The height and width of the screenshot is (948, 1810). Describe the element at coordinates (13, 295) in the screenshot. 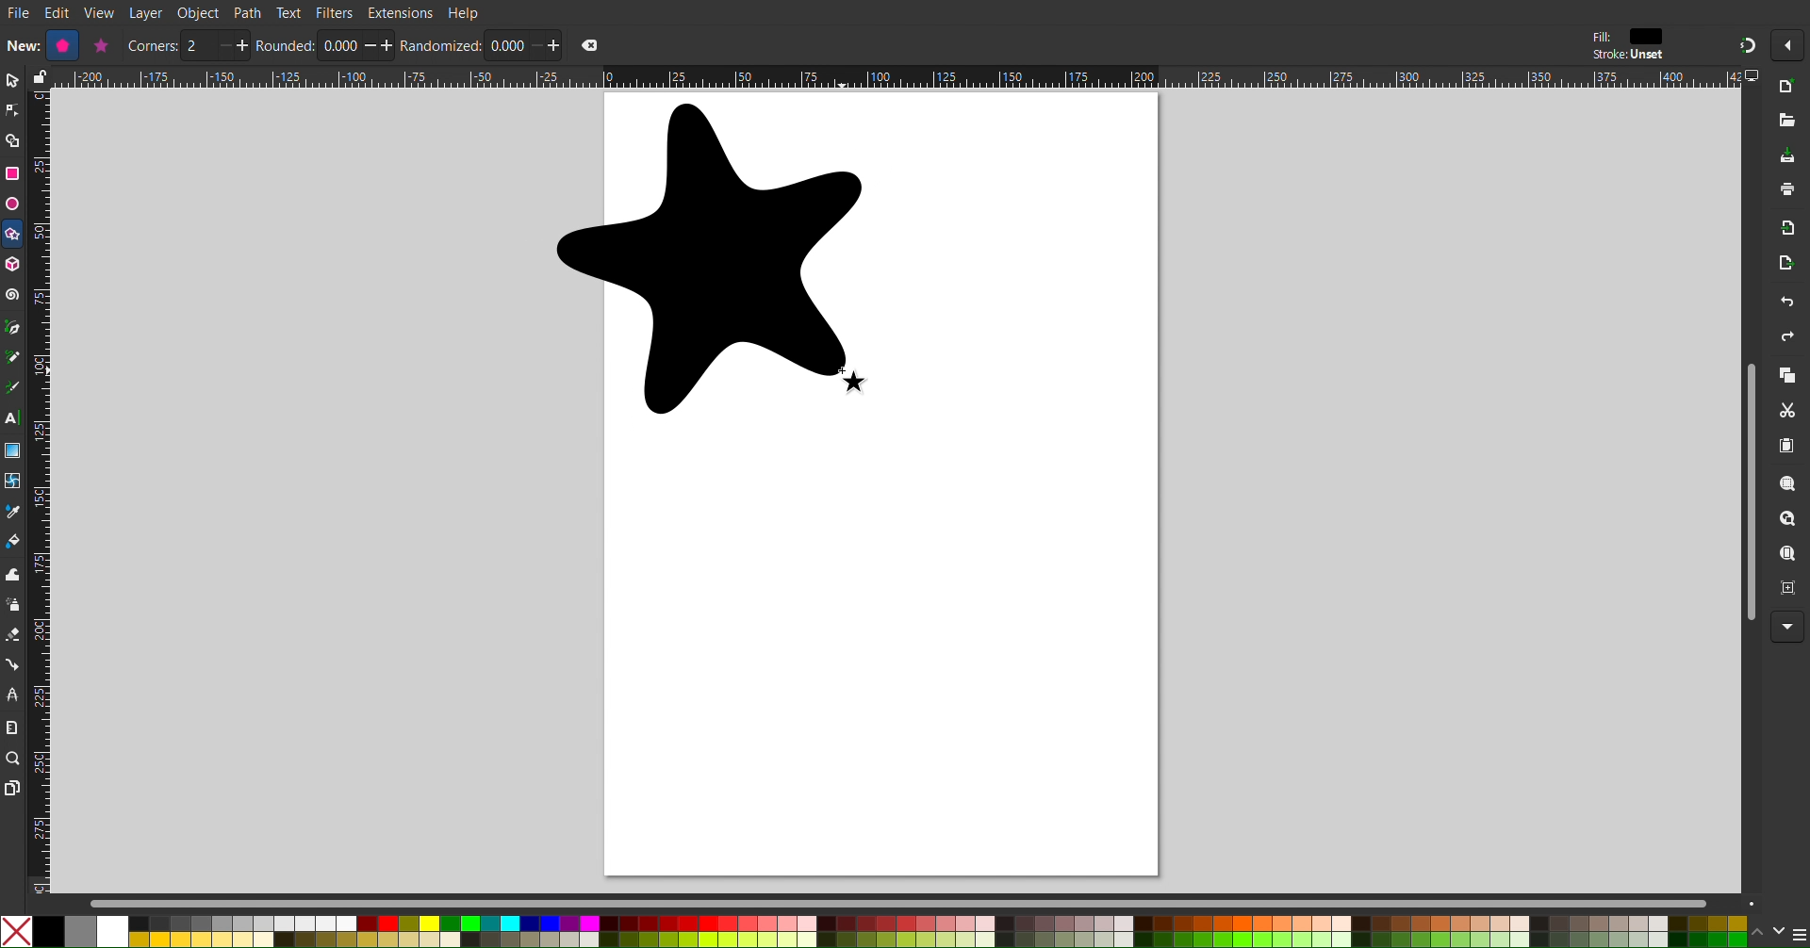

I see `Spiral` at that location.